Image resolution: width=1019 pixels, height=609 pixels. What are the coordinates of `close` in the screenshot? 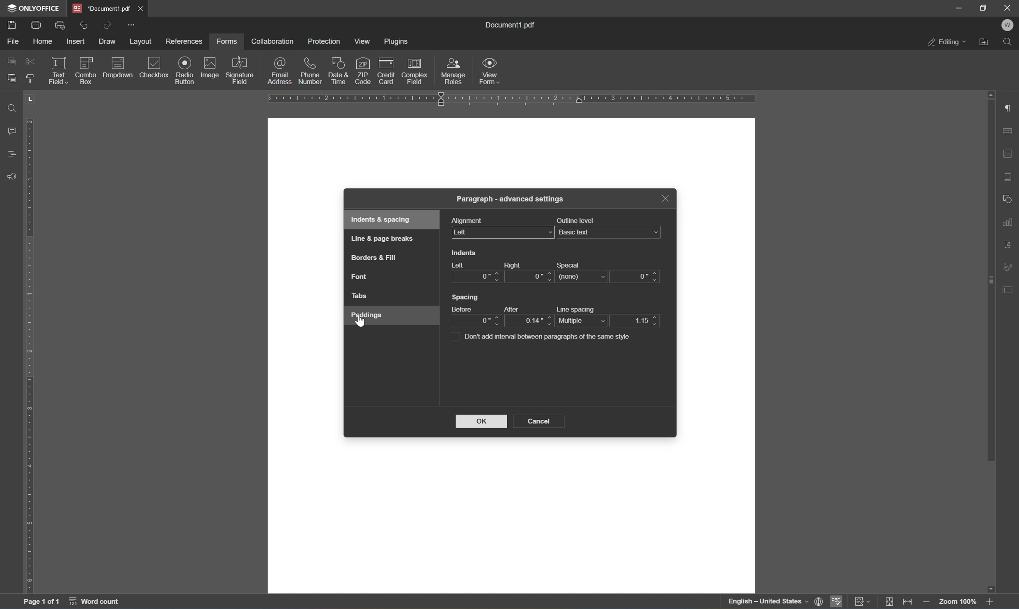 It's located at (1008, 7).